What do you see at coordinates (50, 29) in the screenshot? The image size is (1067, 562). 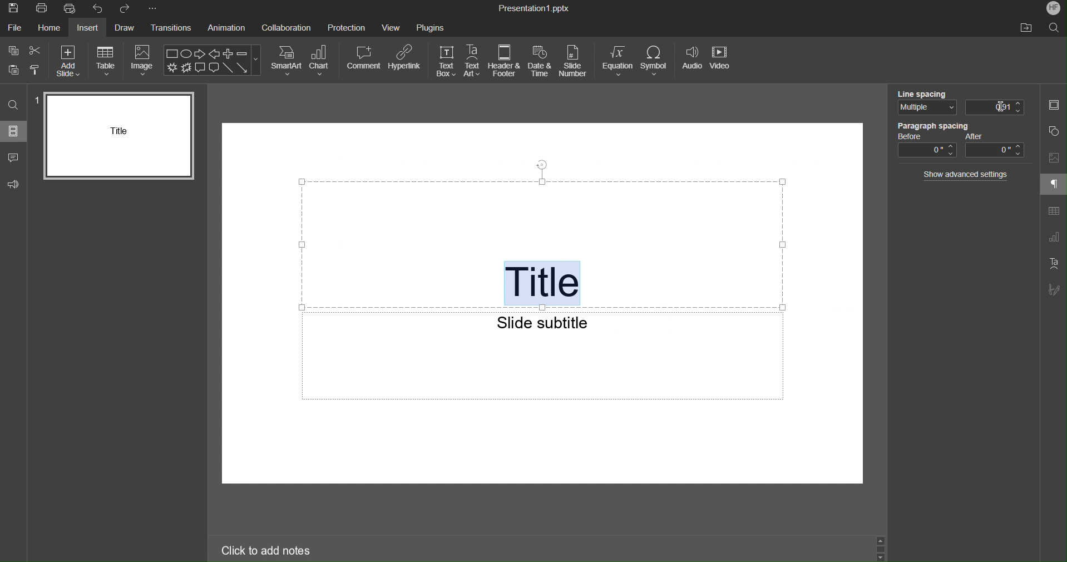 I see `Home` at bounding box center [50, 29].